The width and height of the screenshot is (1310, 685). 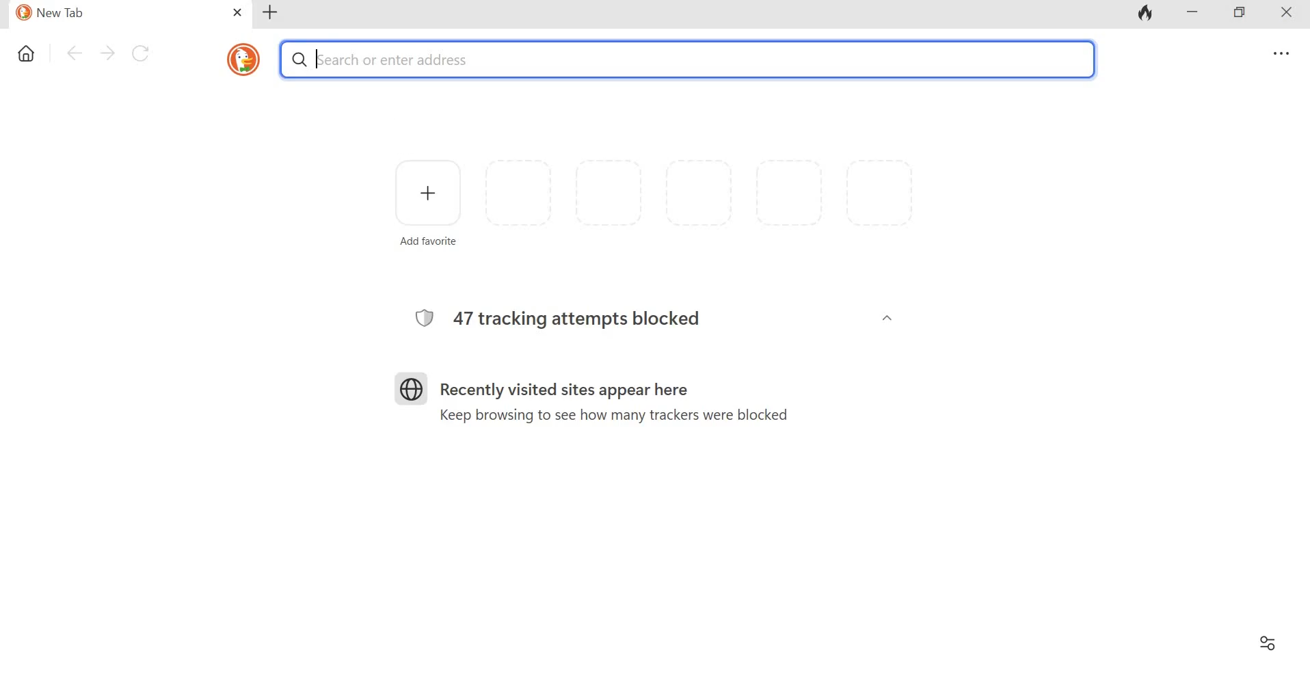 I want to click on Reload this page, so click(x=139, y=53).